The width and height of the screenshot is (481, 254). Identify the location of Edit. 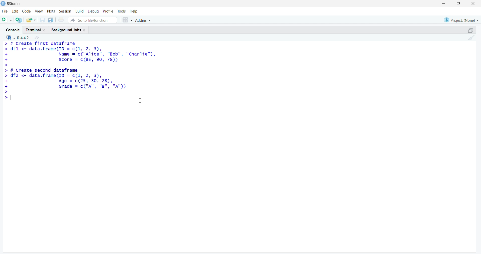
(15, 11).